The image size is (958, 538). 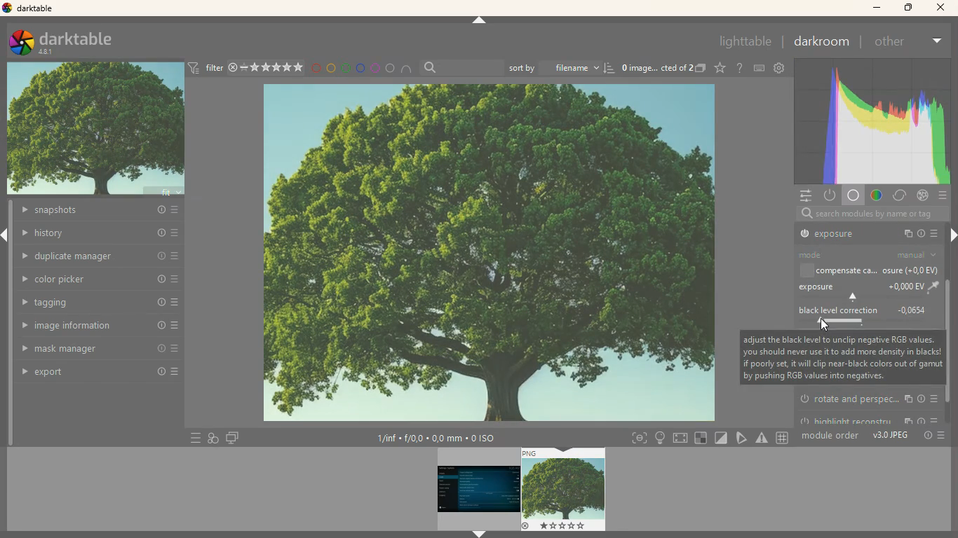 I want to click on black level correction, so click(x=866, y=315).